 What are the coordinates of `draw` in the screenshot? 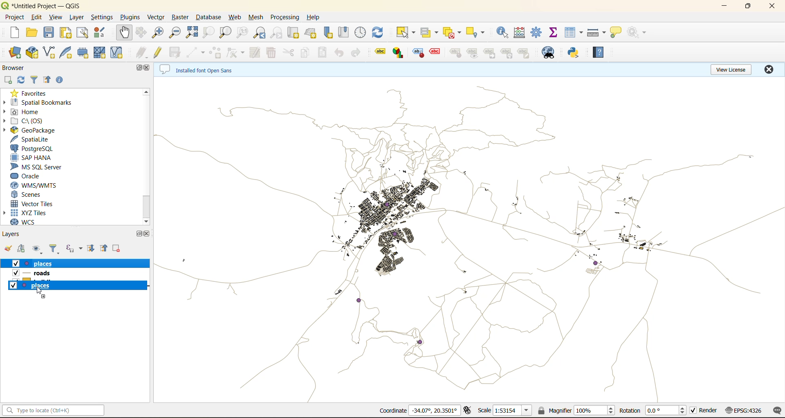 It's located at (234, 53).